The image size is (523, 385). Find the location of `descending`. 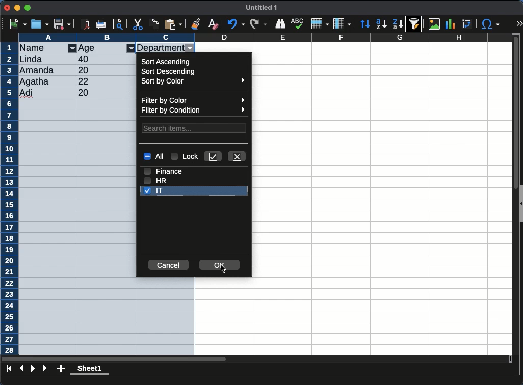

descending is located at coordinates (397, 23).